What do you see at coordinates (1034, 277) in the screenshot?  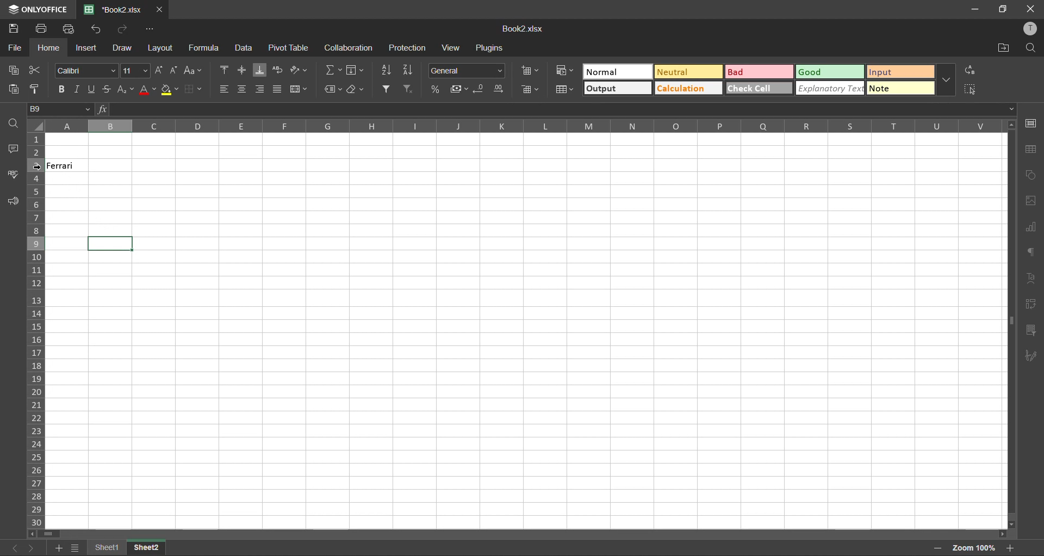 I see `text` at bounding box center [1034, 277].